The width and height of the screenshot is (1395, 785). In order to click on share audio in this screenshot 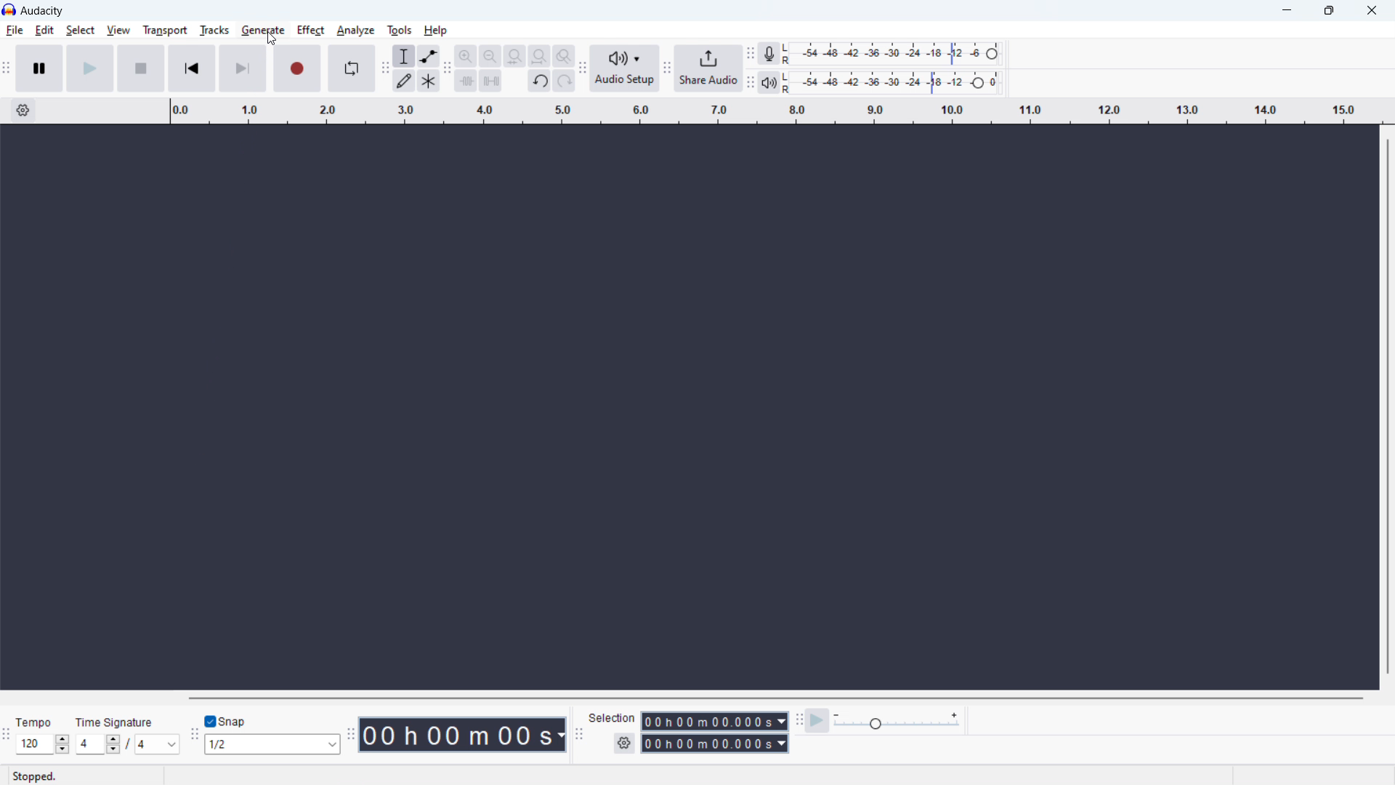, I will do `click(708, 68)`.